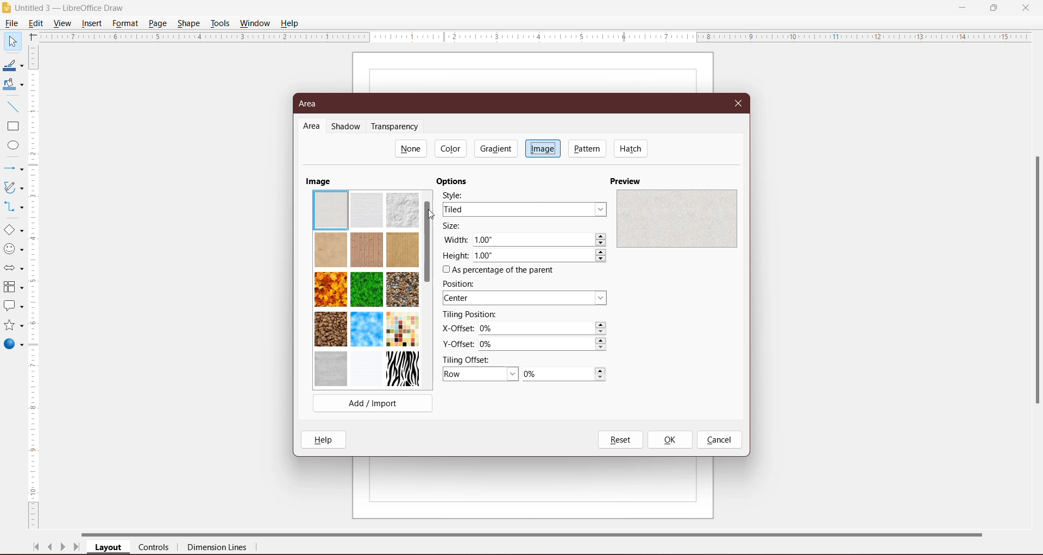 The image size is (1043, 555). I want to click on Pattern, so click(588, 148).